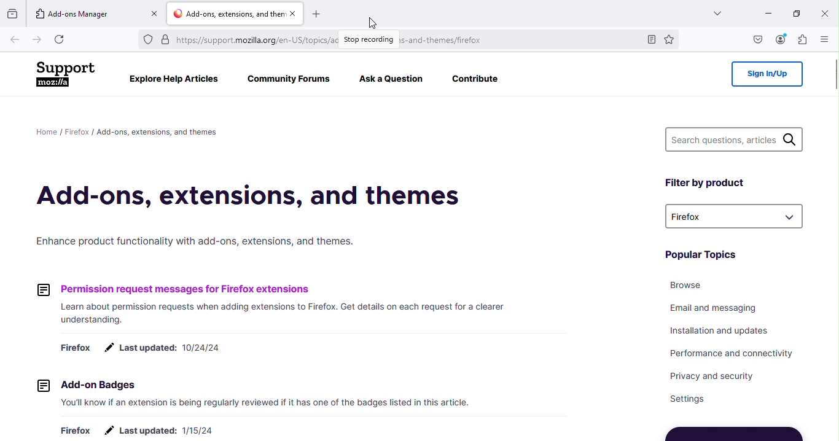 The image size is (839, 441). What do you see at coordinates (711, 375) in the screenshot?
I see `Privacy and security` at bounding box center [711, 375].